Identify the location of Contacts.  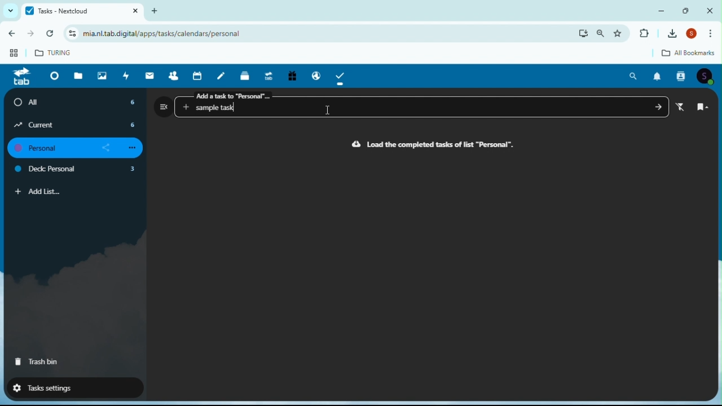
(682, 76).